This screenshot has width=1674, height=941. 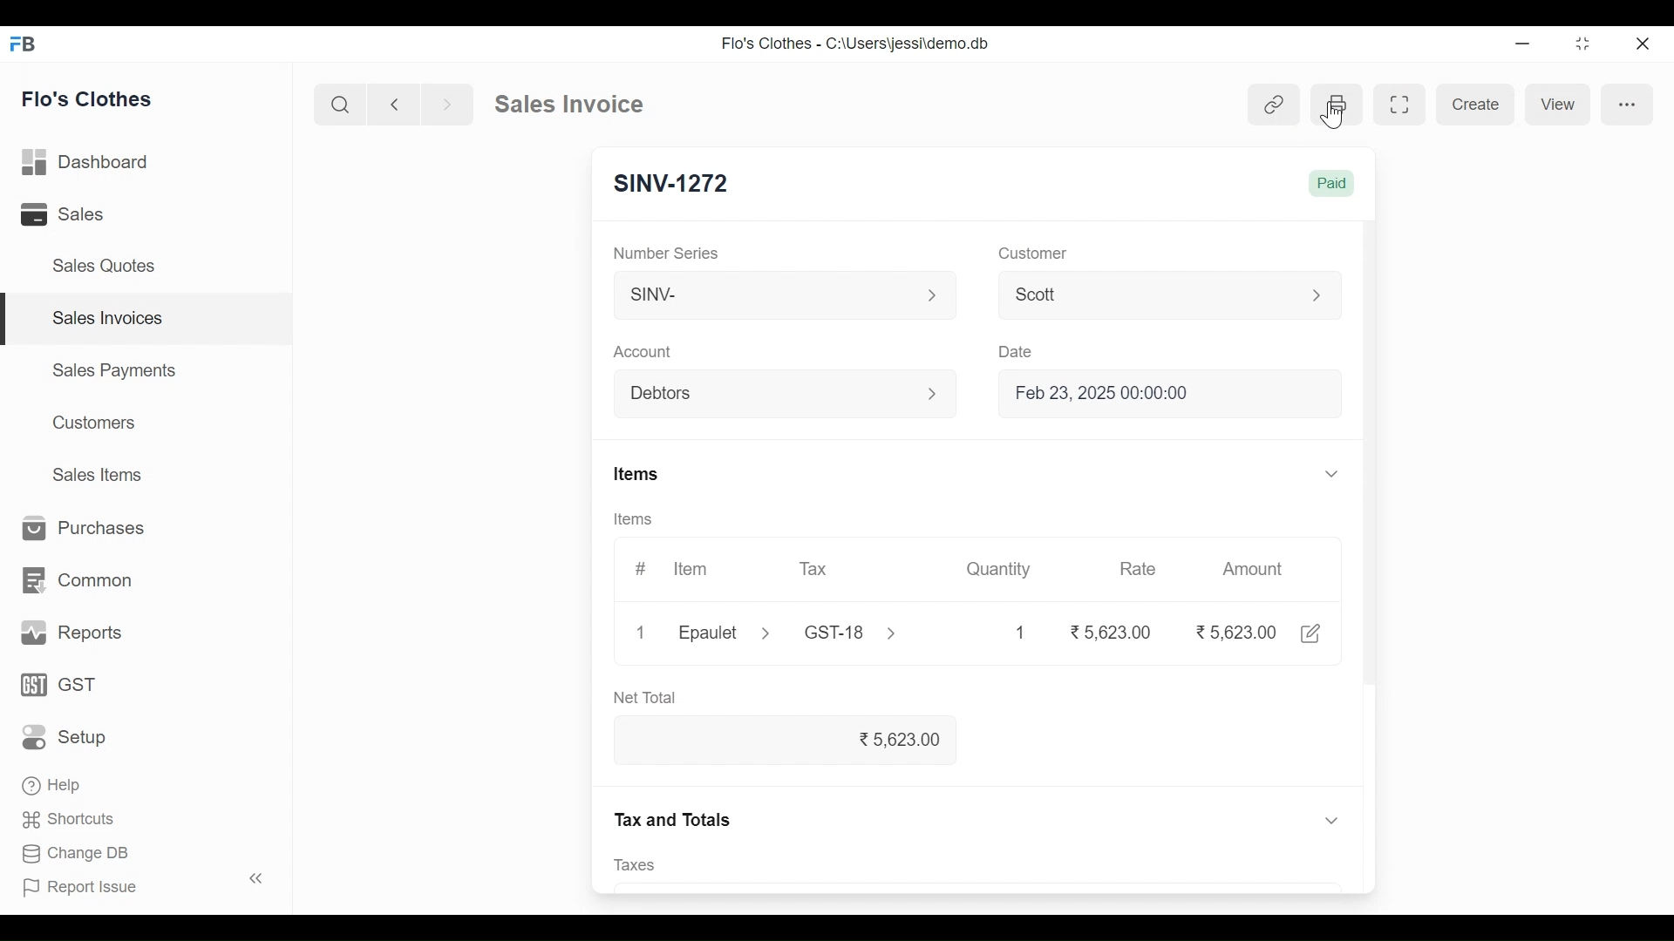 I want to click on Navigate Forward, so click(x=446, y=104).